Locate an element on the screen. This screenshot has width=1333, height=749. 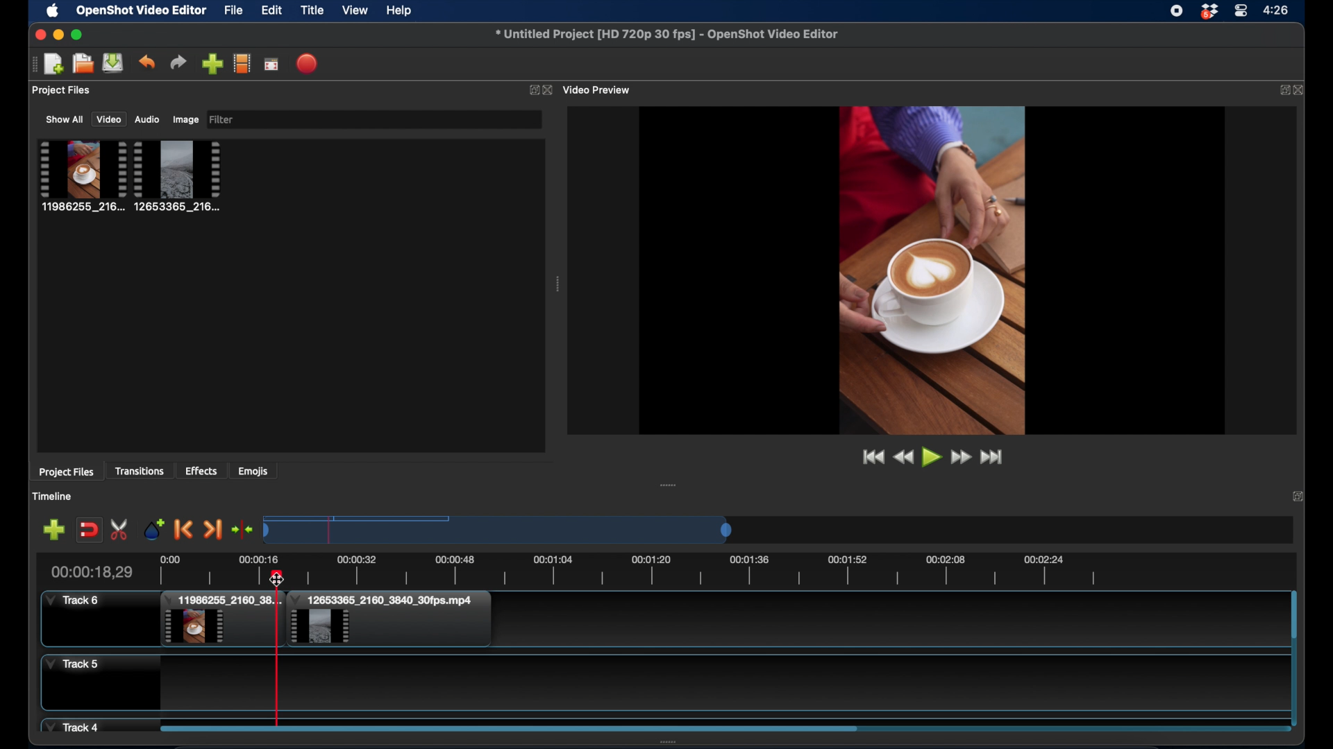
add marker is located at coordinates (154, 528).